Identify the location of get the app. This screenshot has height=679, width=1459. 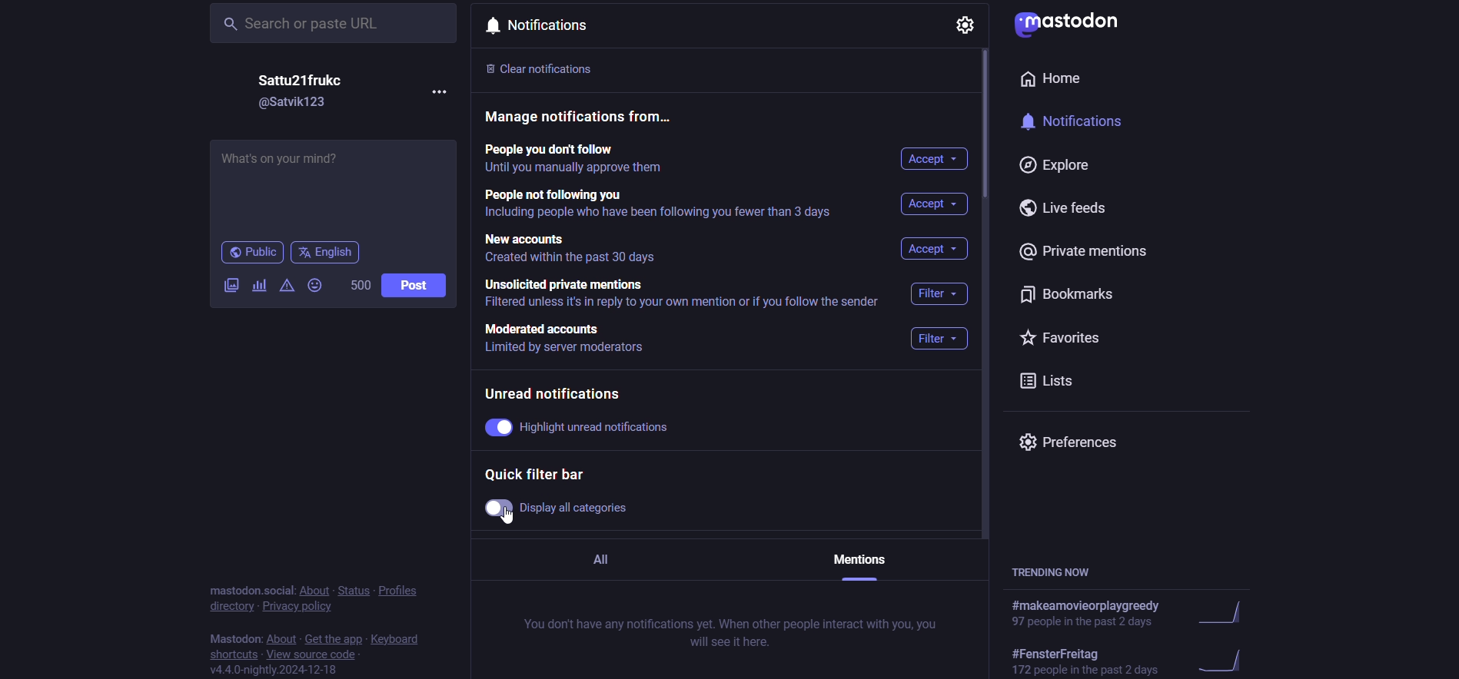
(336, 640).